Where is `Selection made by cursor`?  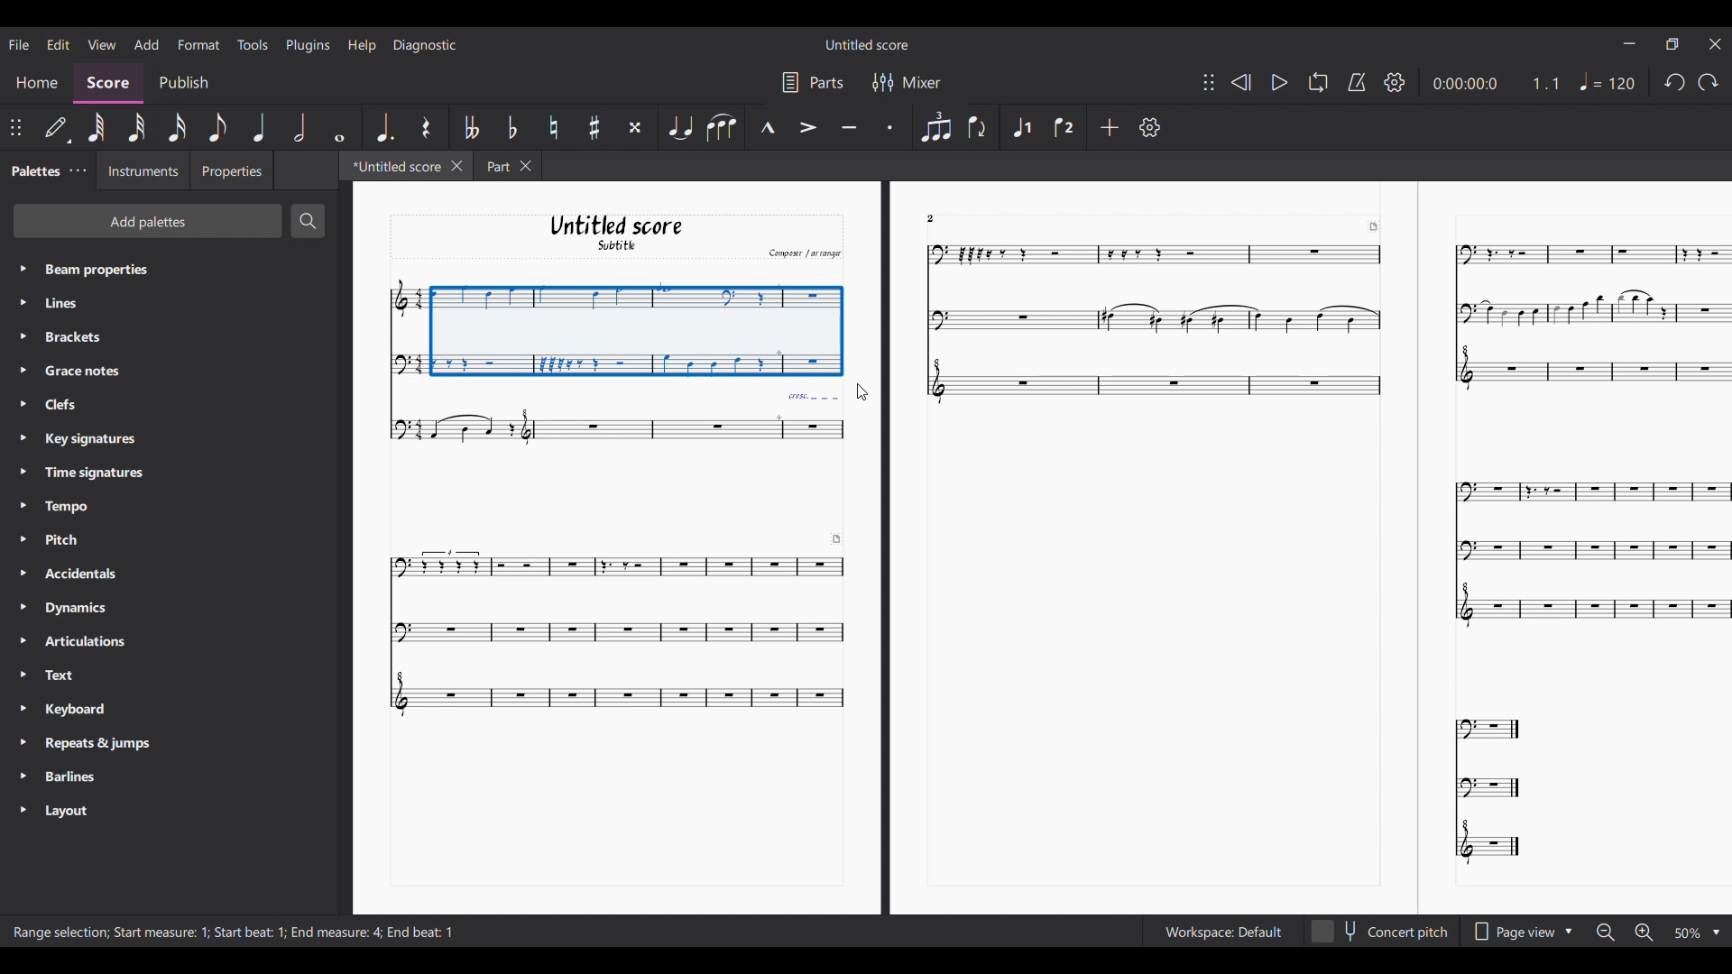
Selection made by cursor is located at coordinates (615, 324).